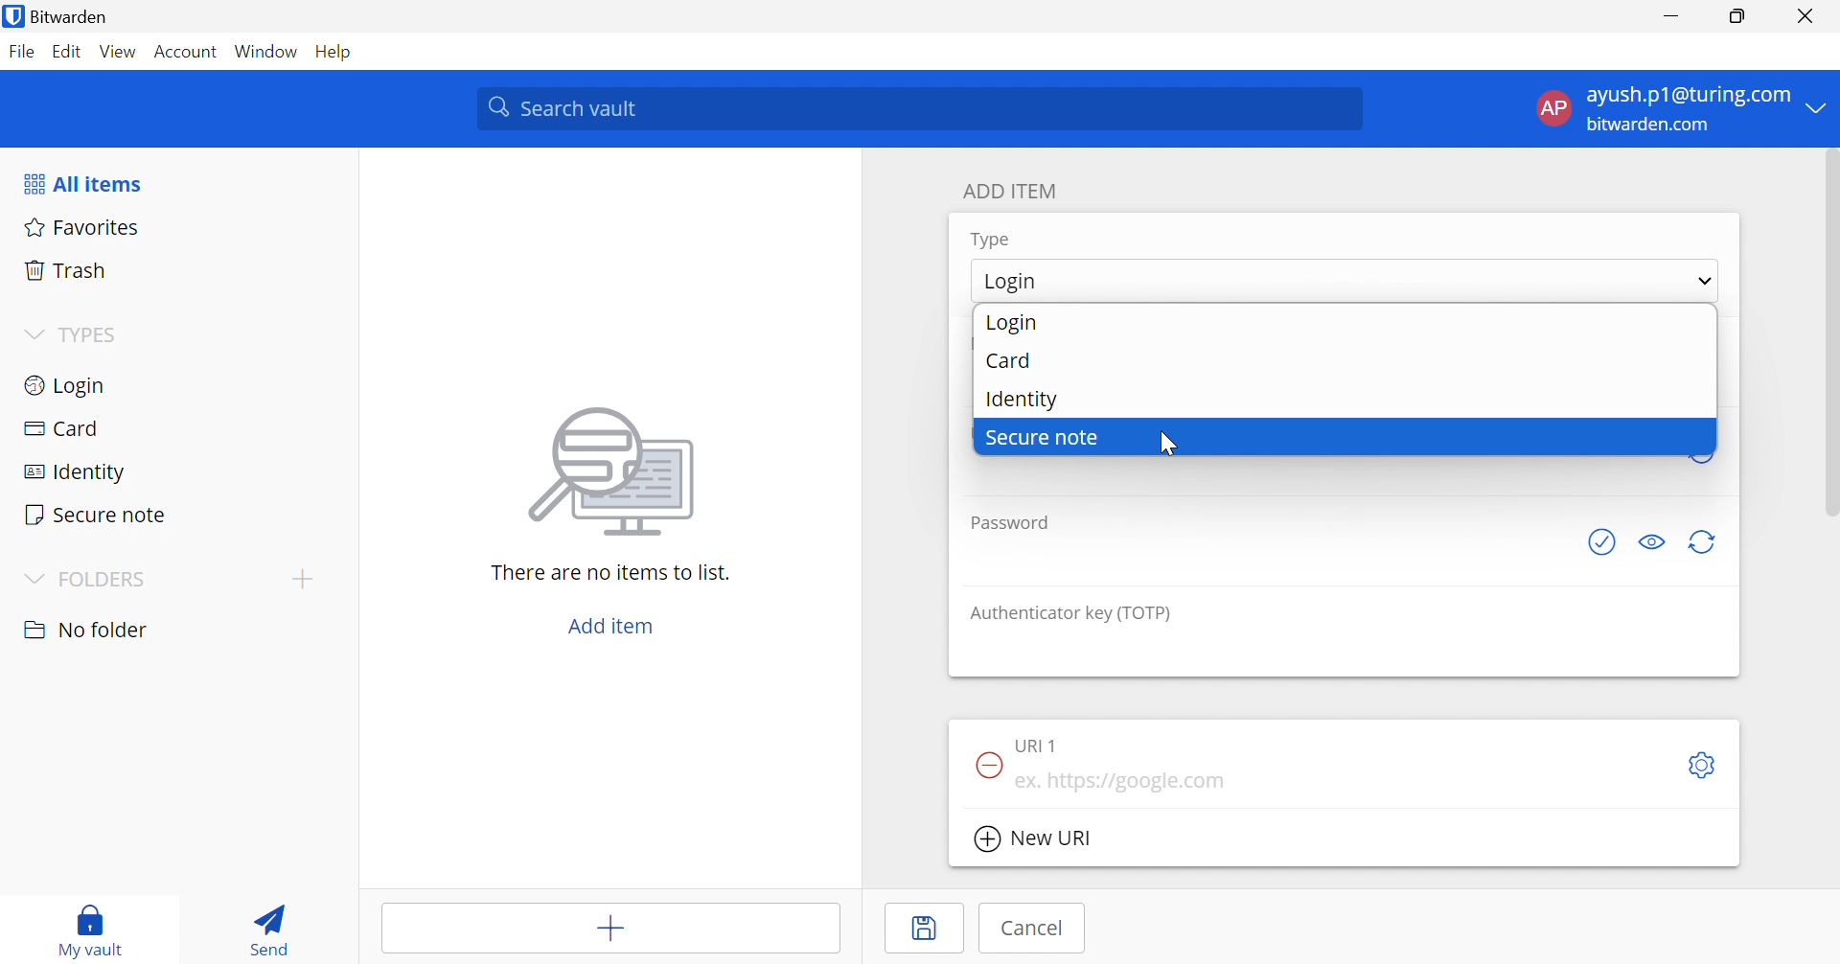 Image resolution: width=1840 pixels, height=964 pixels. Describe the element at coordinates (1034, 743) in the screenshot. I see `Check if password has been exposed` at that location.